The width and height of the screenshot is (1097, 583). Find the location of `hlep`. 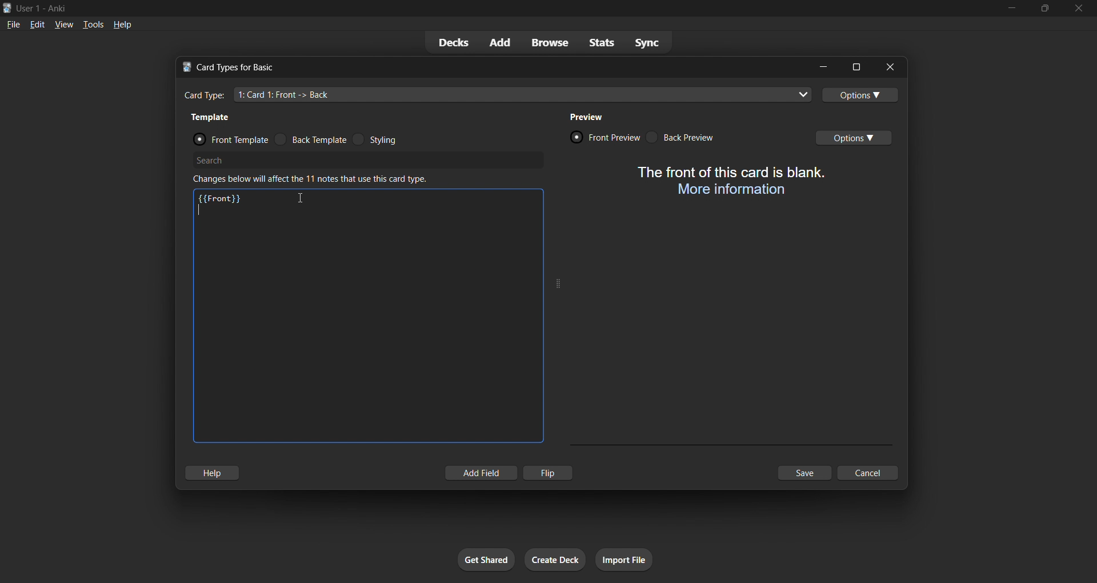

hlep is located at coordinates (216, 473).